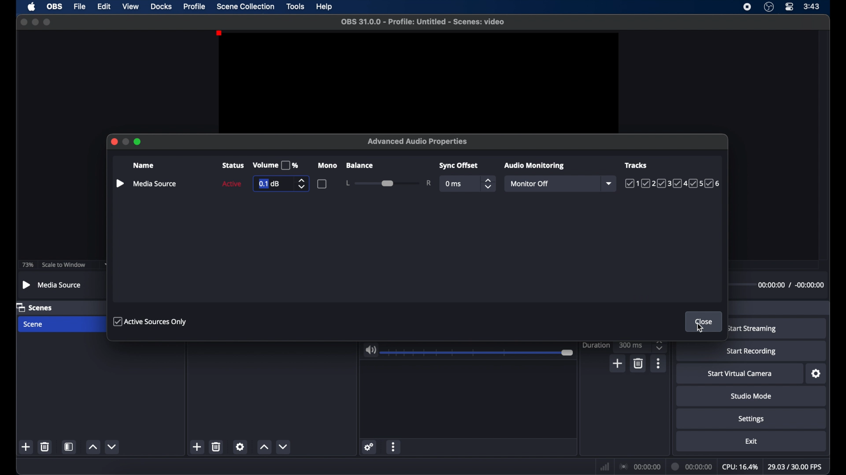 Image resolution: width=846 pixels, height=475 pixels. Describe the element at coordinates (360, 165) in the screenshot. I see `balance` at that location.